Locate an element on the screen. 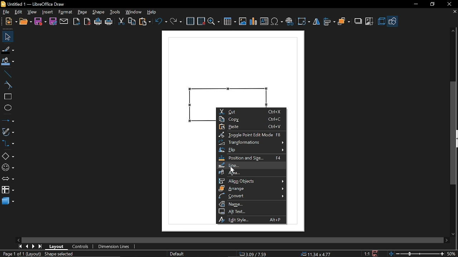 This screenshot has width=458, height=257. zoom is located at coordinates (214, 21).